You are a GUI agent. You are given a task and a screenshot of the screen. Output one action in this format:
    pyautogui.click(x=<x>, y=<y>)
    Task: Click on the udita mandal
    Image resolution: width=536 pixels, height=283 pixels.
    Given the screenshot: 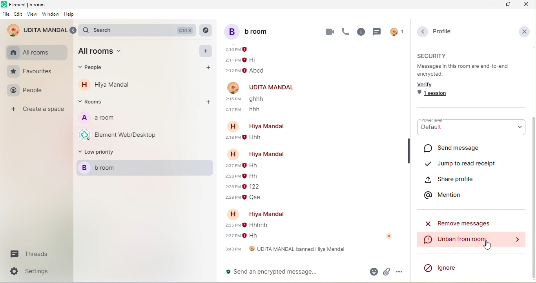 What is the action you would take?
    pyautogui.click(x=273, y=88)
    